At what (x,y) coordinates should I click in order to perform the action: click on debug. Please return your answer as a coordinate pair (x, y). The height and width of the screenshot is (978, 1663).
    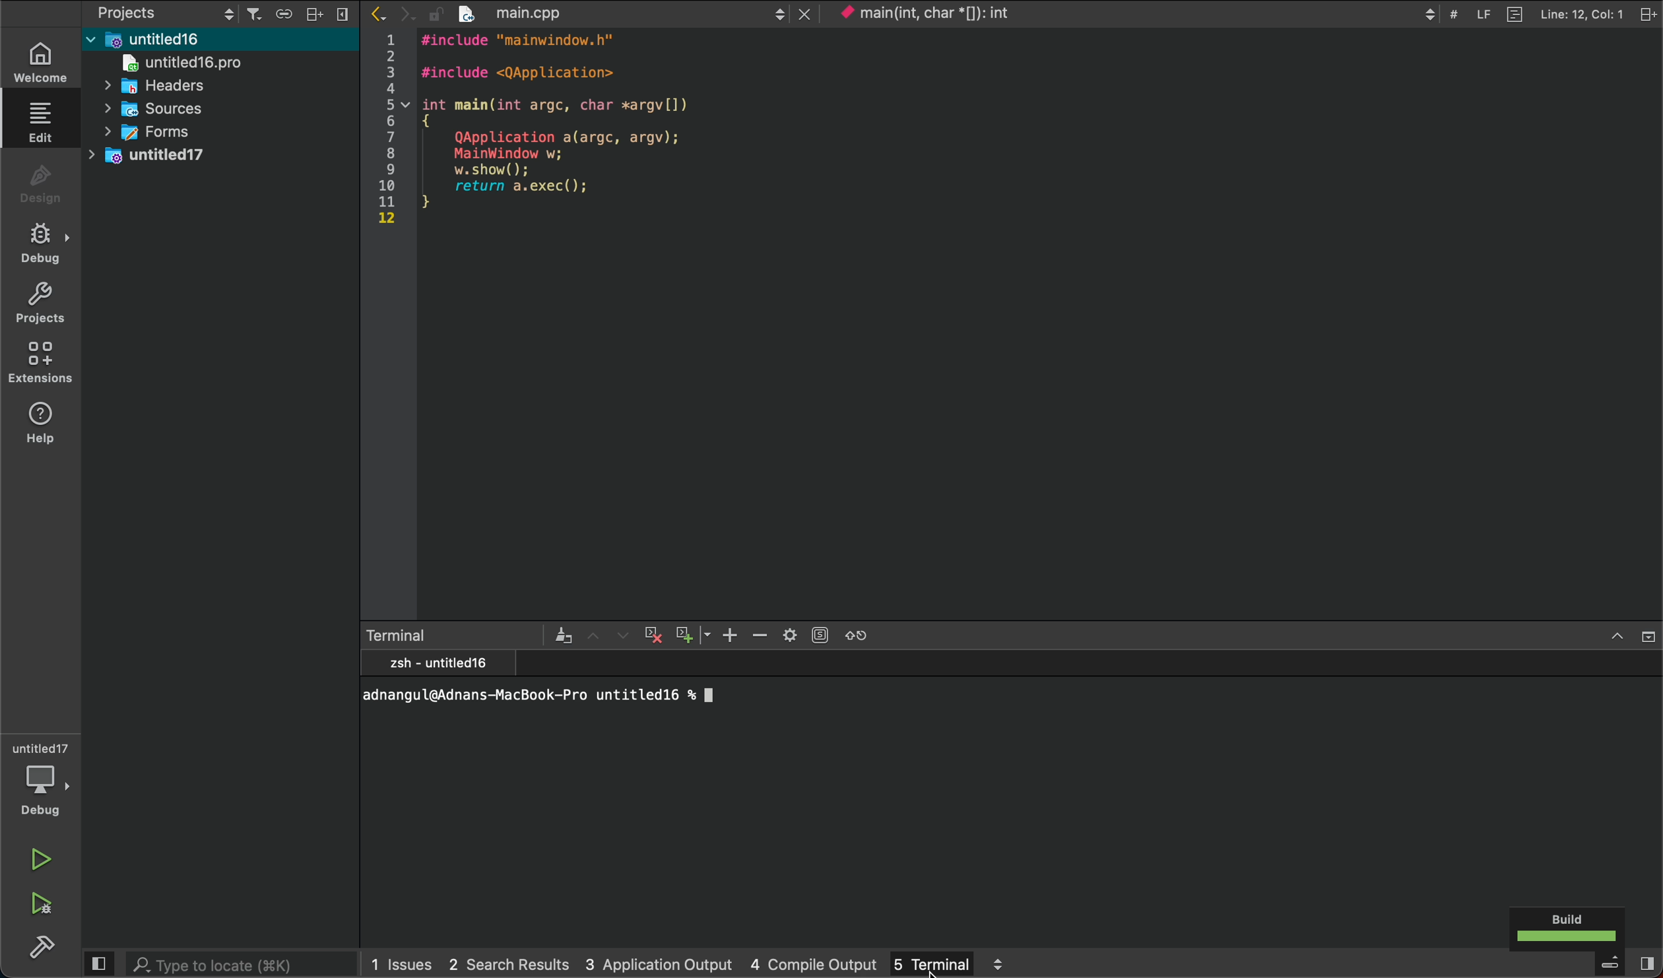
    Looking at the image, I should click on (39, 242).